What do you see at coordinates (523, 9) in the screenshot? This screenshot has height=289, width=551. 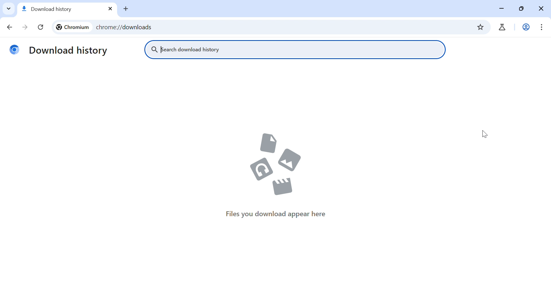 I see `Restore down` at bounding box center [523, 9].